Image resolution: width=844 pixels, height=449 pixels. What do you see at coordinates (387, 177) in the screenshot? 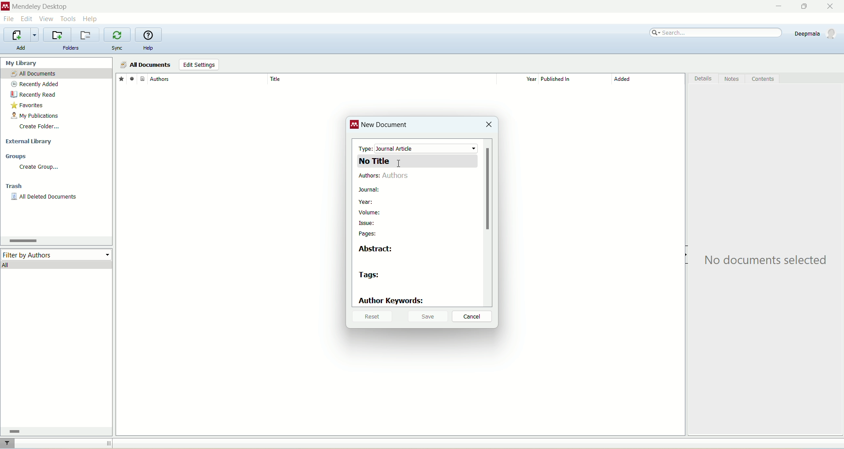
I see `authors` at bounding box center [387, 177].